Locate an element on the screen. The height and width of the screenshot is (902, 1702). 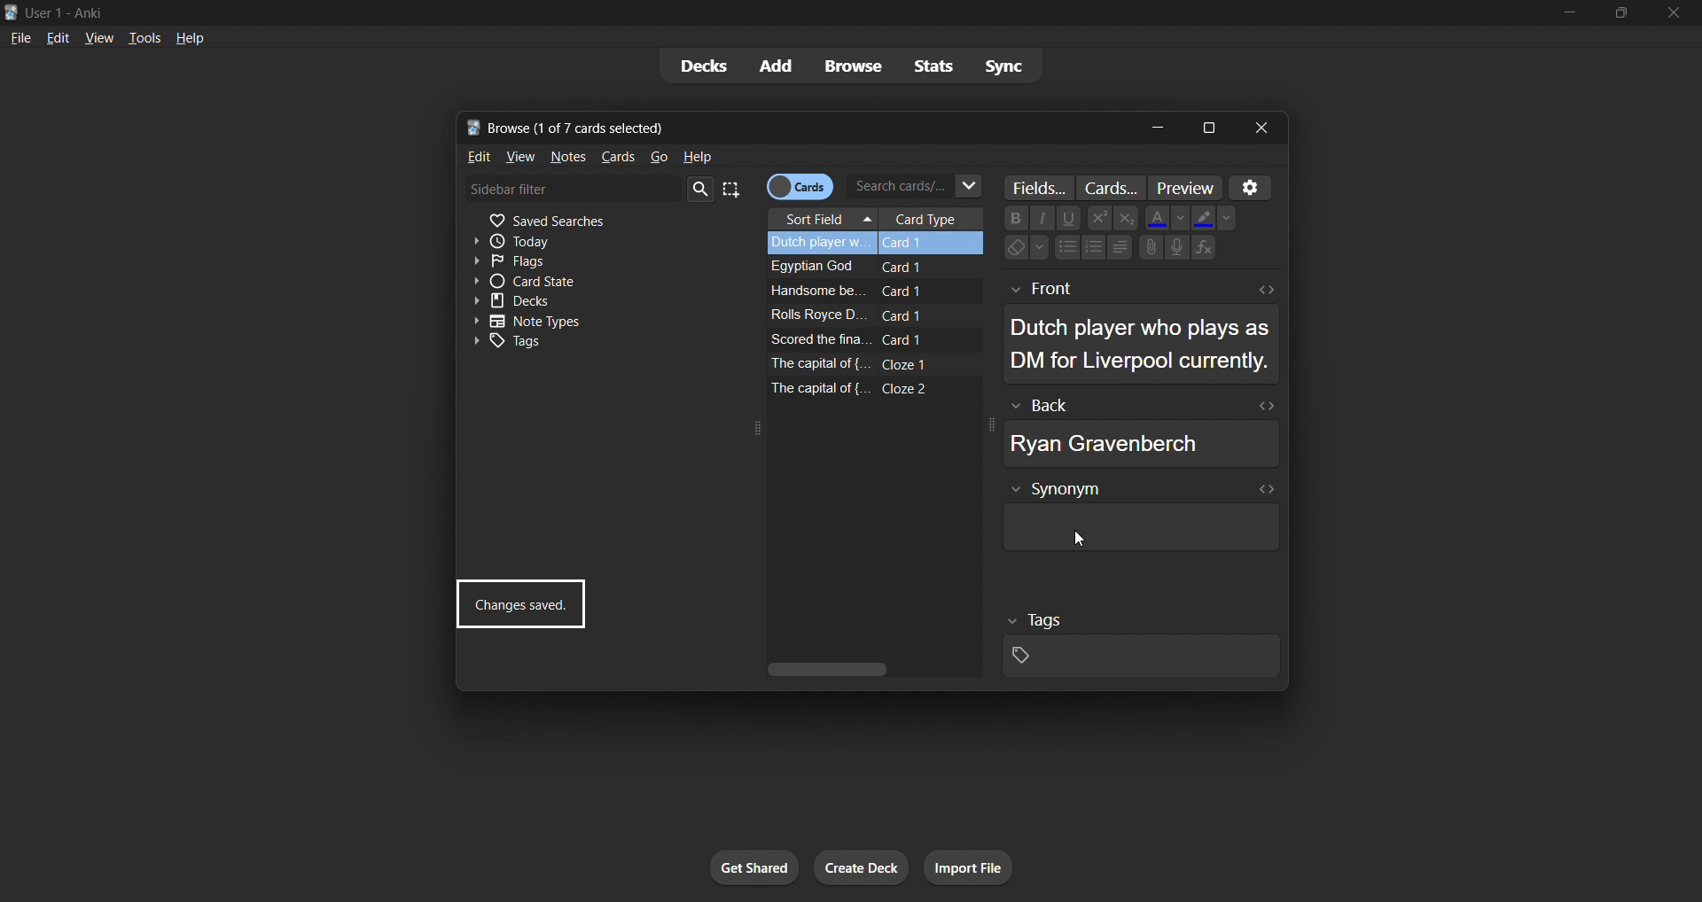
cards/notes toggle is located at coordinates (799, 187).